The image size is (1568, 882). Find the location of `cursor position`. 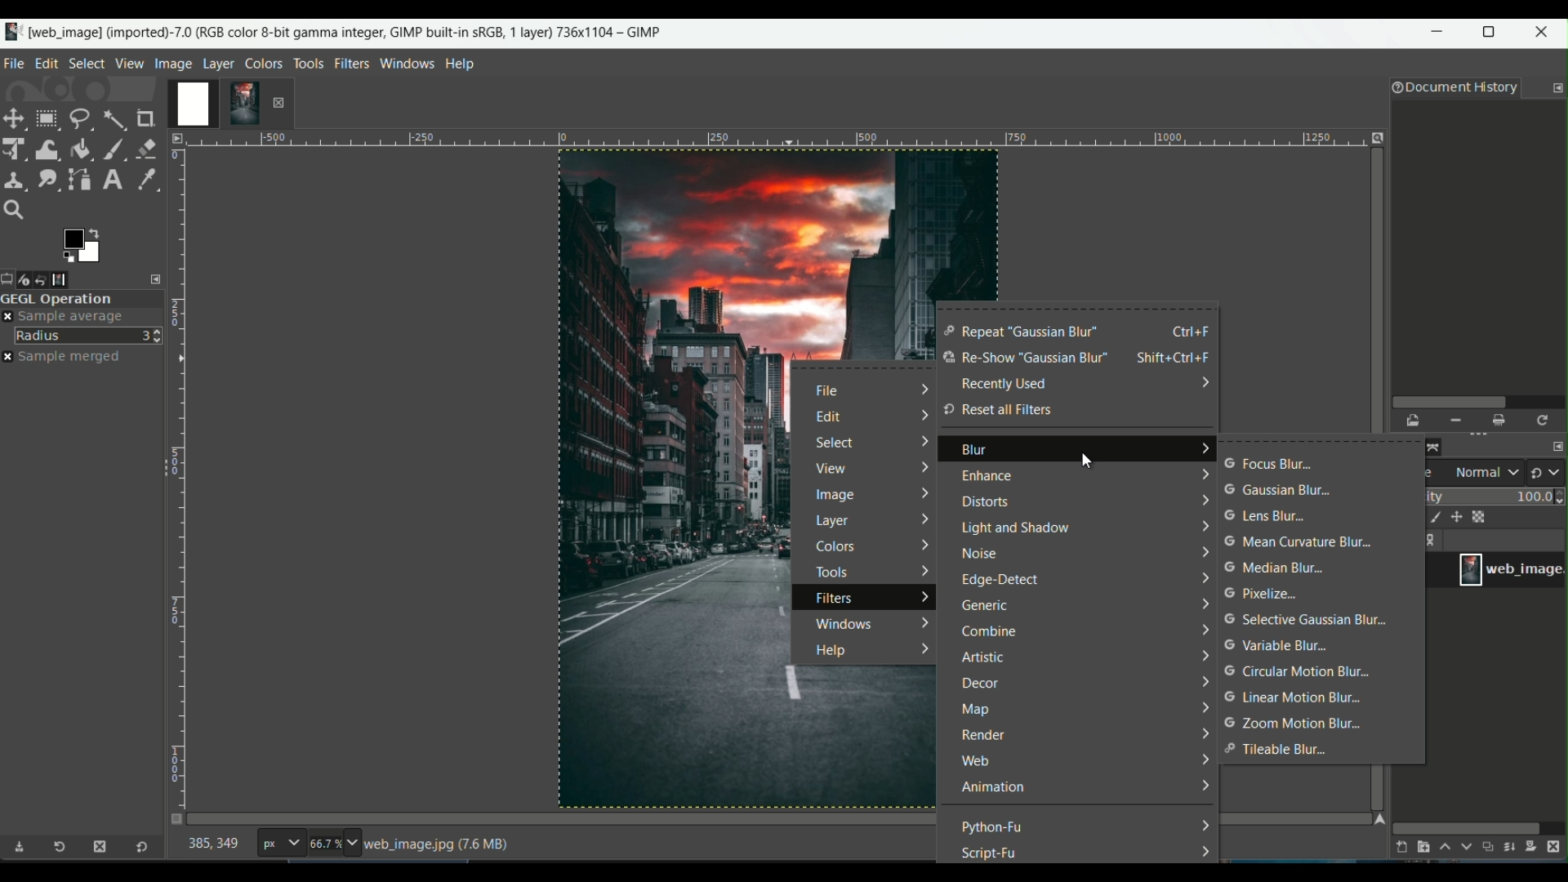

cursor position is located at coordinates (214, 847).